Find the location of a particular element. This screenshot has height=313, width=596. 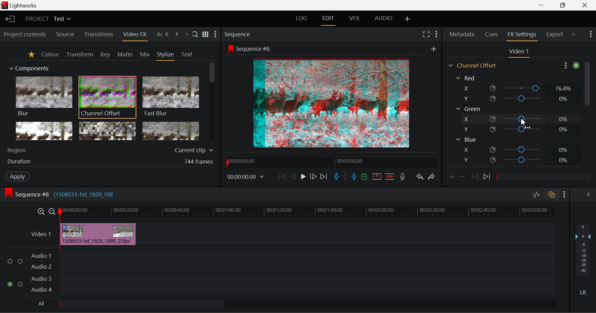

Scroll Bar is located at coordinates (211, 101).